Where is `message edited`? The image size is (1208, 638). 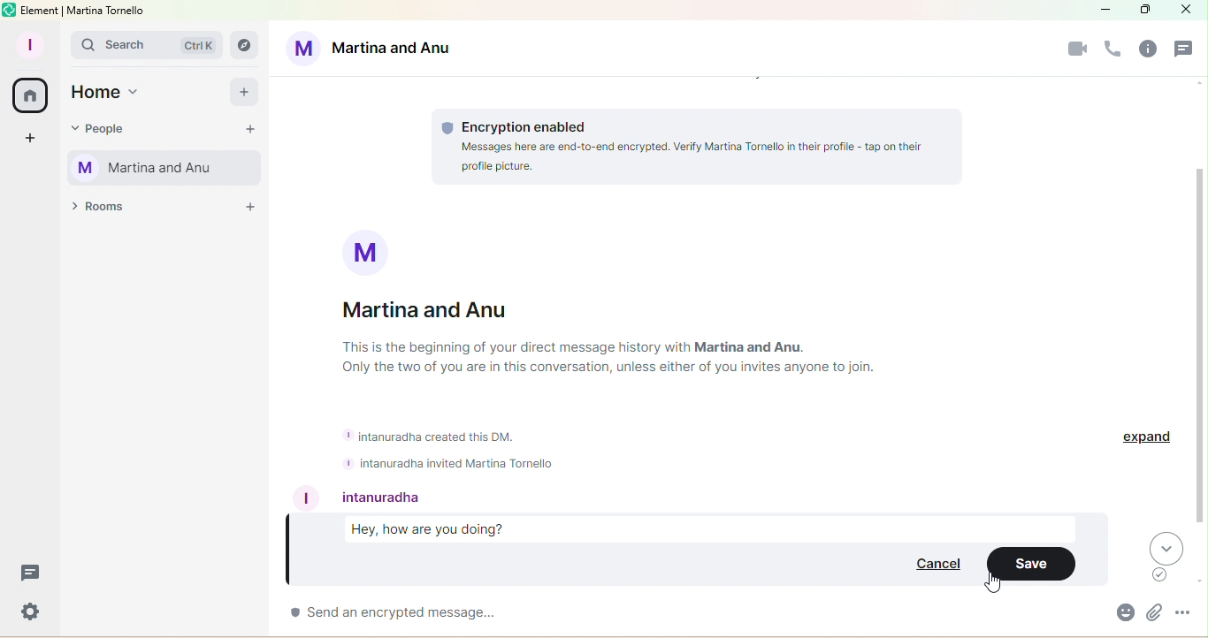
message edited is located at coordinates (707, 527).